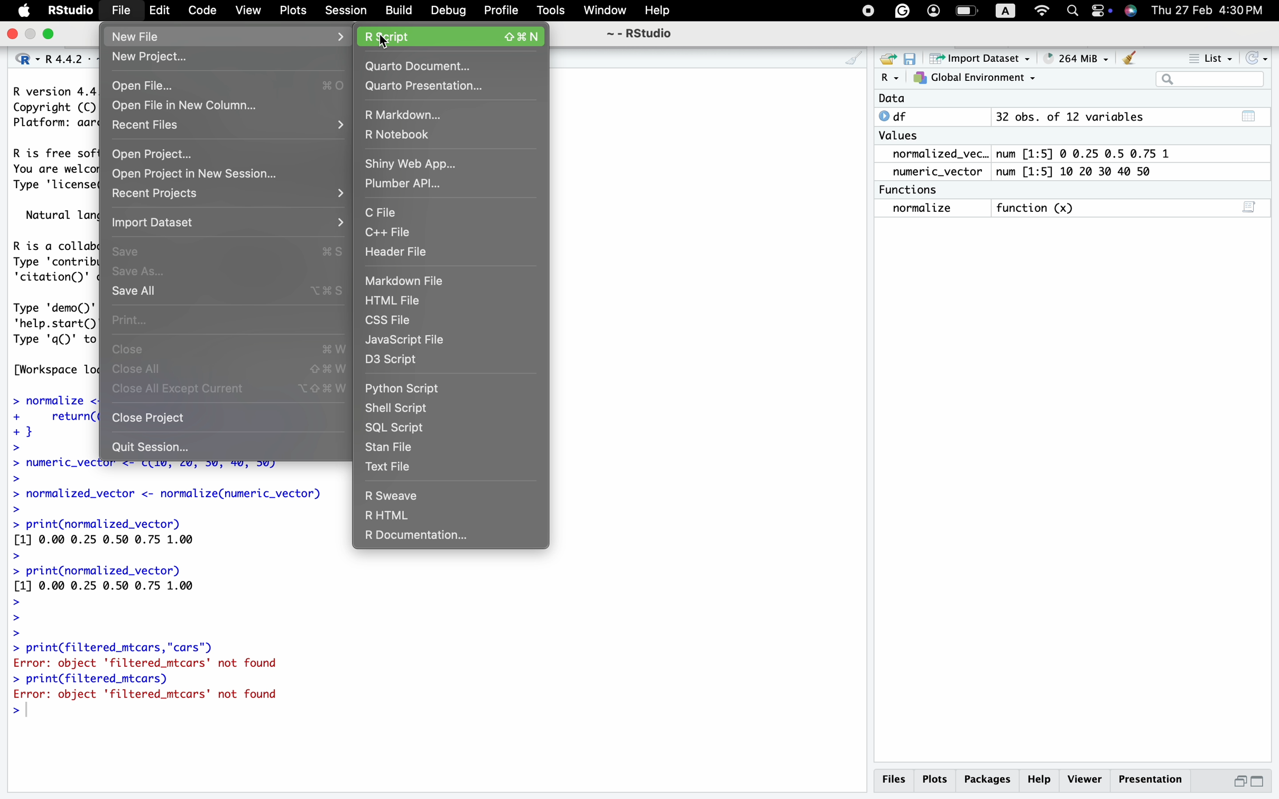  Describe the element at coordinates (937, 153) in the screenshot. I see `normalized_vec..` at that location.